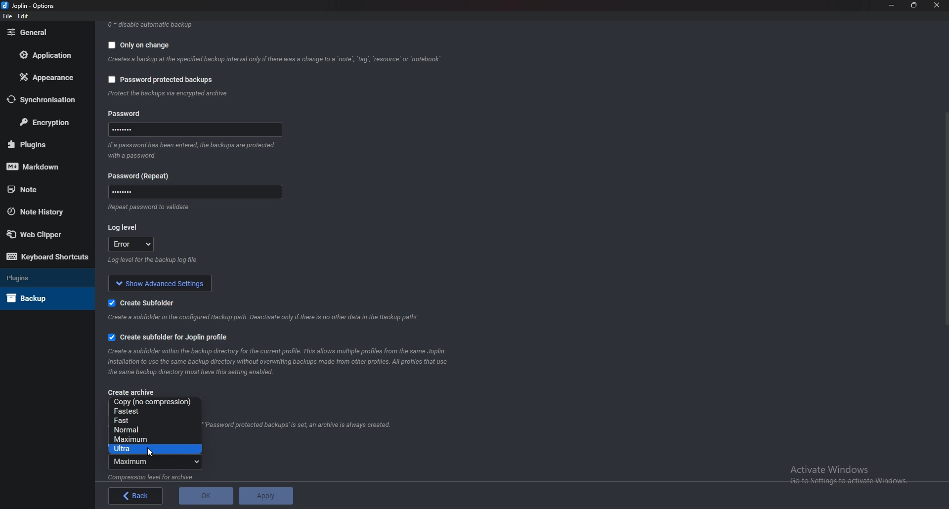 This screenshot has height=509, width=949. What do you see at coordinates (198, 129) in the screenshot?
I see `Password` at bounding box center [198, 129].